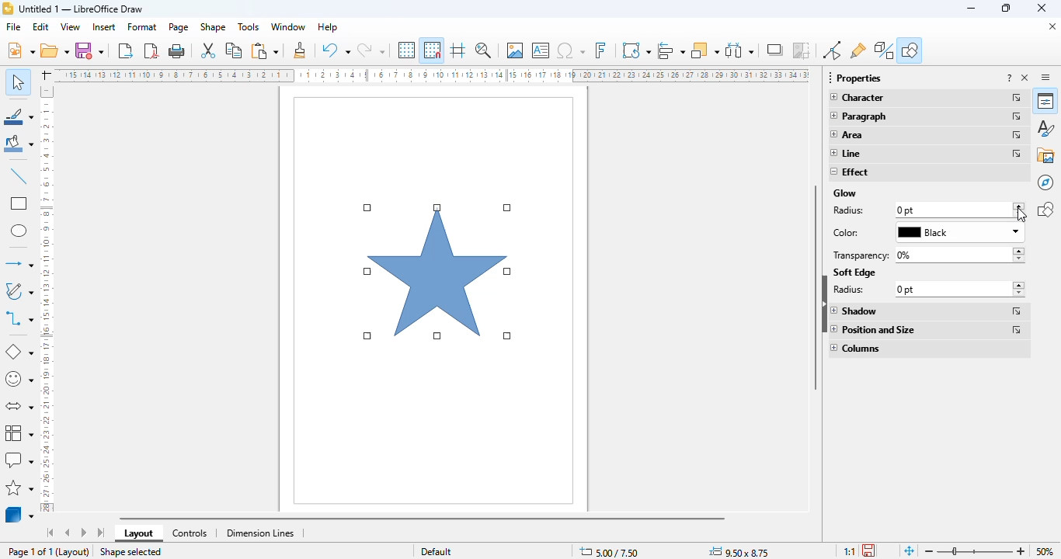 The width and height of the screenshot is (1061, 559). What do you see at coordinates (336, 50) in the screenshot?
I see `undo` at bounding box center [336, 50].